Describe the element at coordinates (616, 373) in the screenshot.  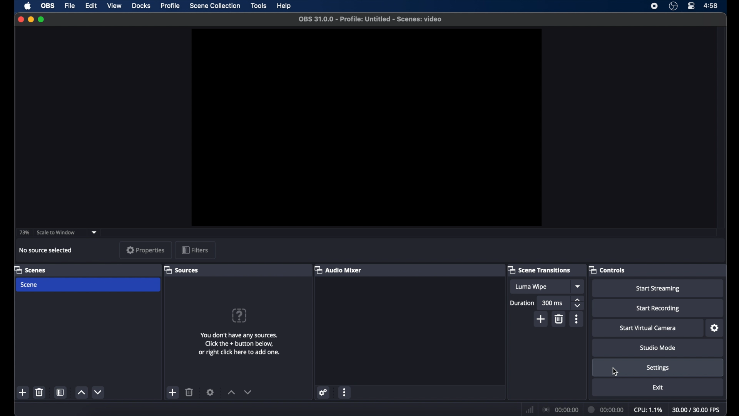
I see `cursor` at that location.